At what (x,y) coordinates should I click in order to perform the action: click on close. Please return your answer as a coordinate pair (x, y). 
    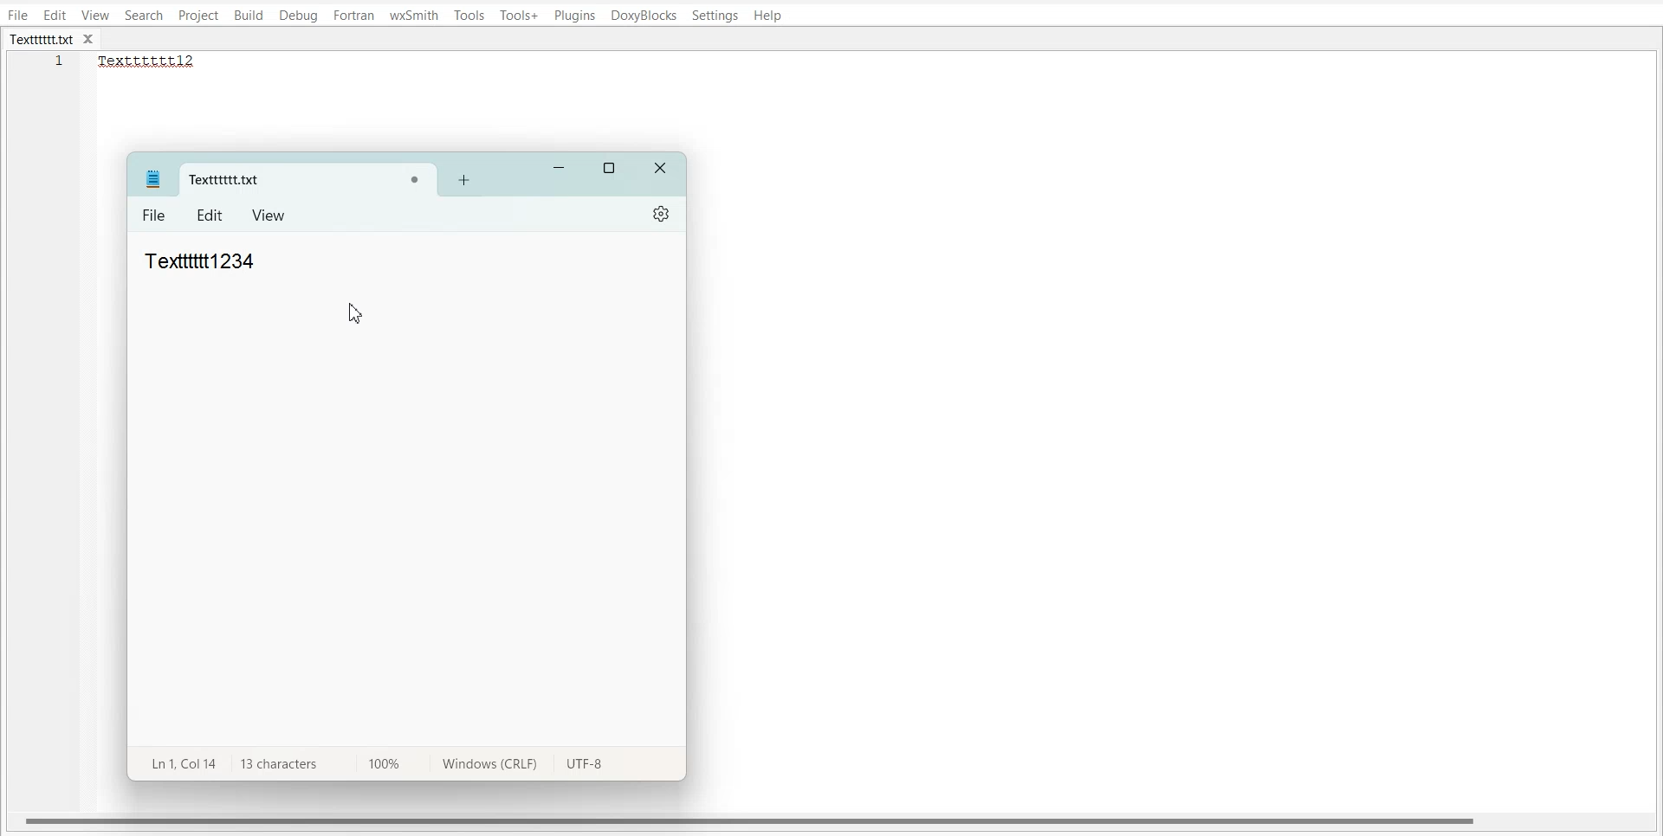
    Looking at the image, I should click on (93, 40).